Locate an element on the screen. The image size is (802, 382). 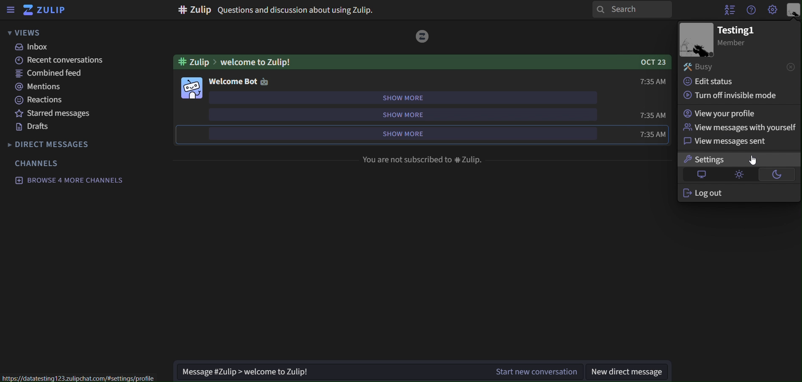
show more is located at coordinates (409, 134).